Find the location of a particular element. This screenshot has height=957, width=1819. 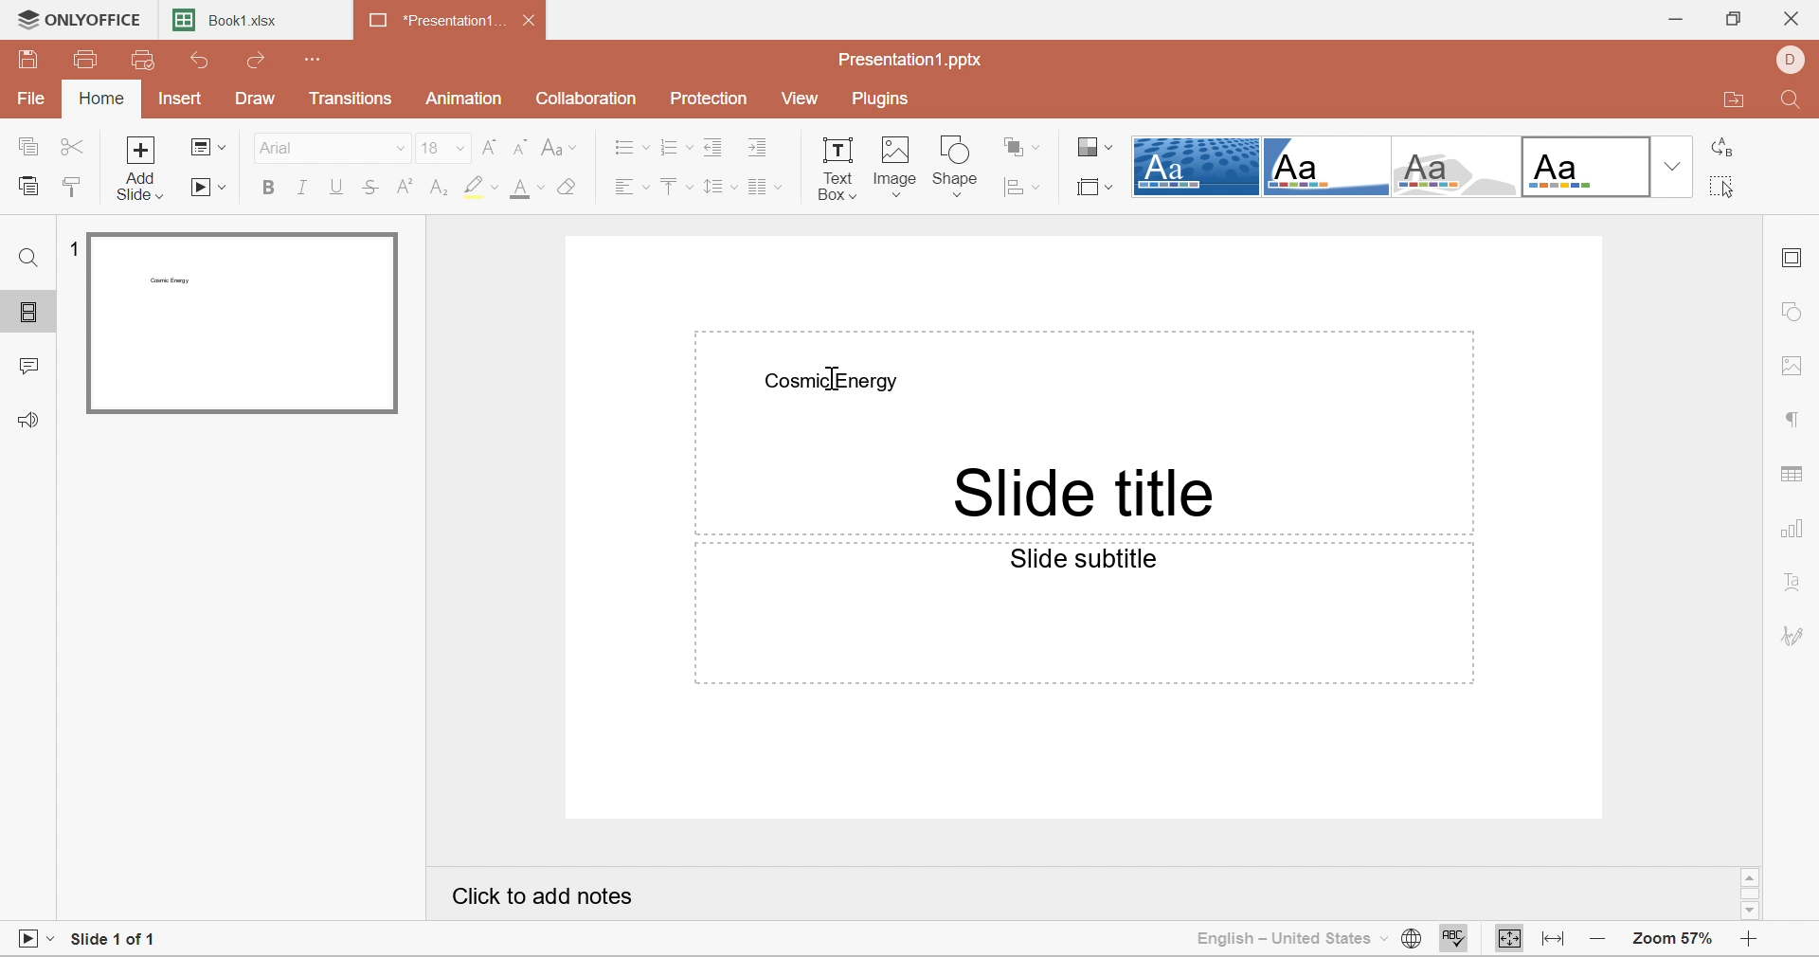

Subscript is located at coordinates (441, 189).